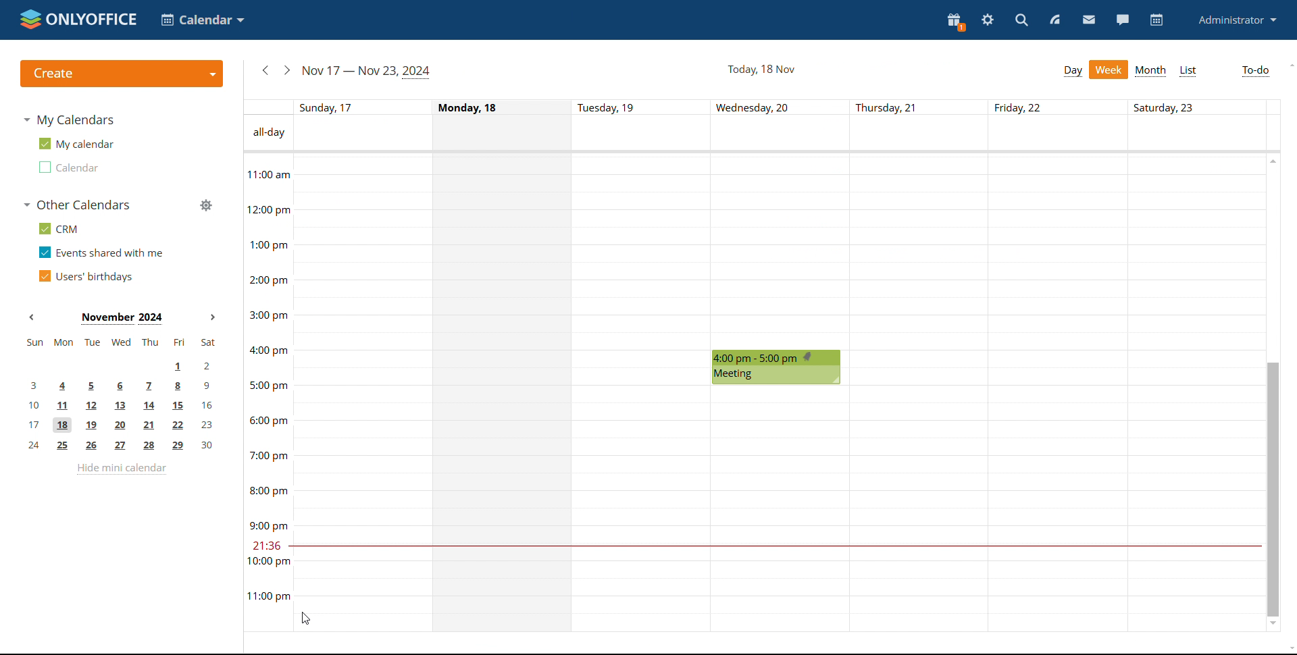 The width and height of the screenshot is (1297, 655). What do you see at coordinates (1272, 489) in the screenshot?
I see `scrollbar` at bounding box center [1272, 489].